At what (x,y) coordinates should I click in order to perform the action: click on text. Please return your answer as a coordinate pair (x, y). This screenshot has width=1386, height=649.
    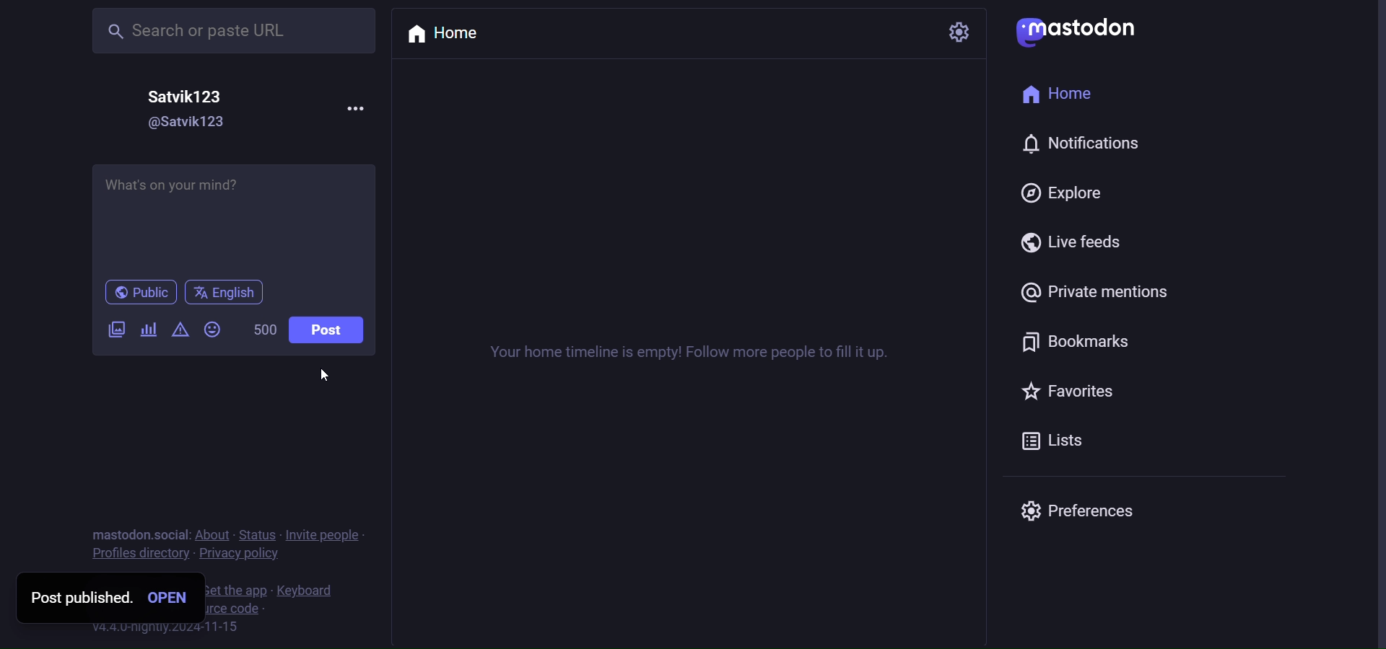
    Looking at the image, I should click on (139, 534).